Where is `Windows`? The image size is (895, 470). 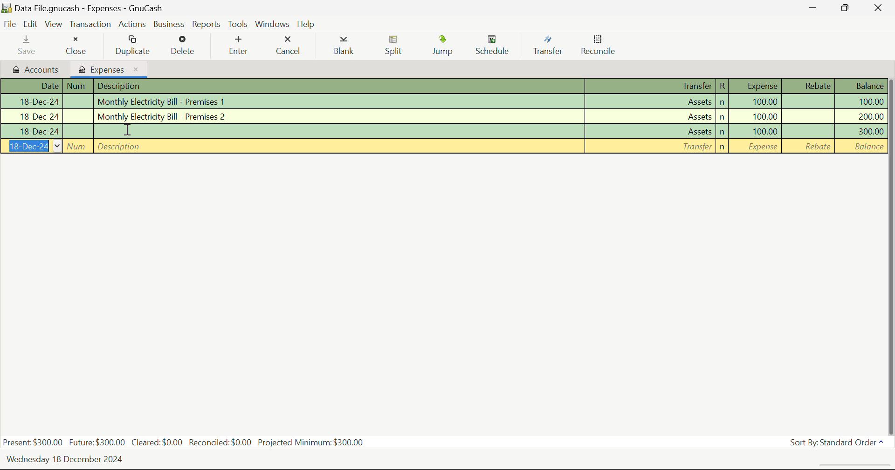
Windows is located at coordinates (271, 24).